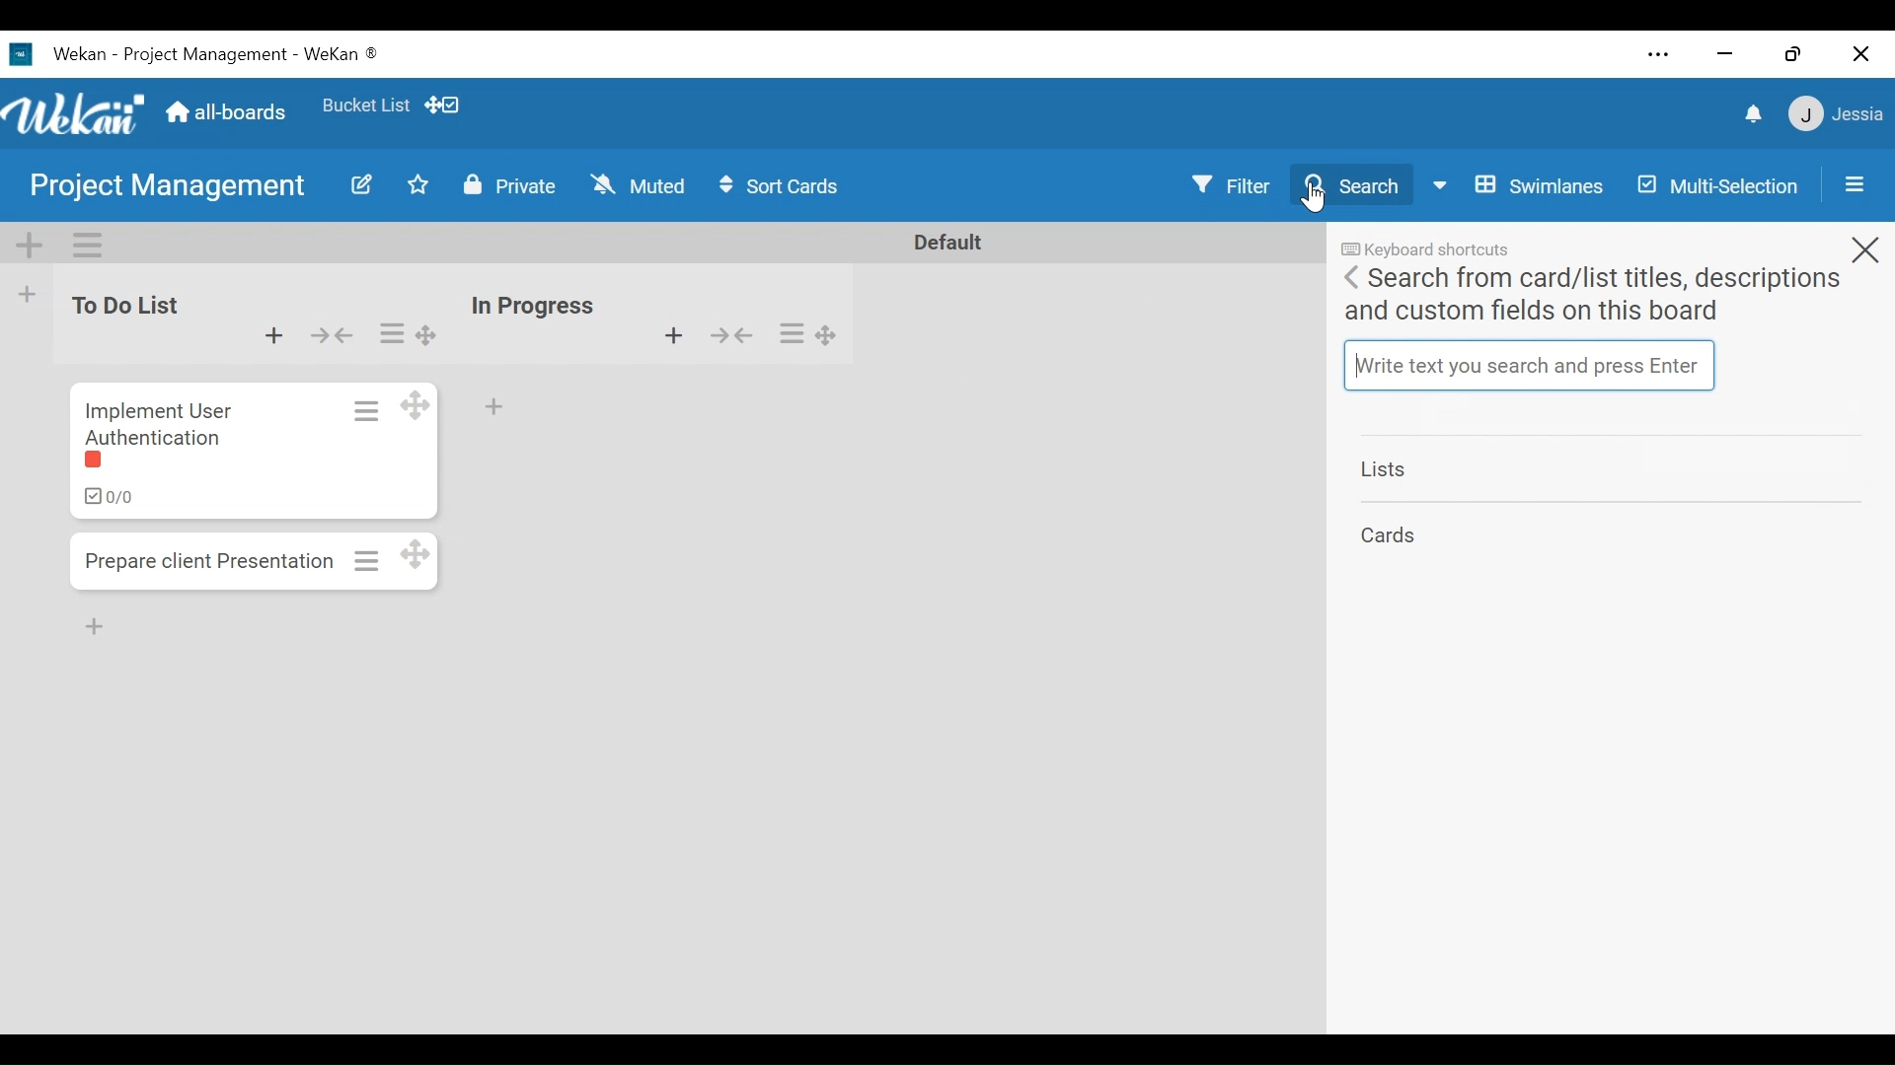 The width and height of the screenshot is (1895, 1065). What do you see at coordinates (109, 497) in the screenshot?
I see `ckecklist` at bounding box center [109, 497].